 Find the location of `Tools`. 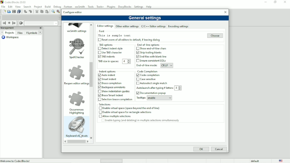

Tools is located at coordinates (91, 6).